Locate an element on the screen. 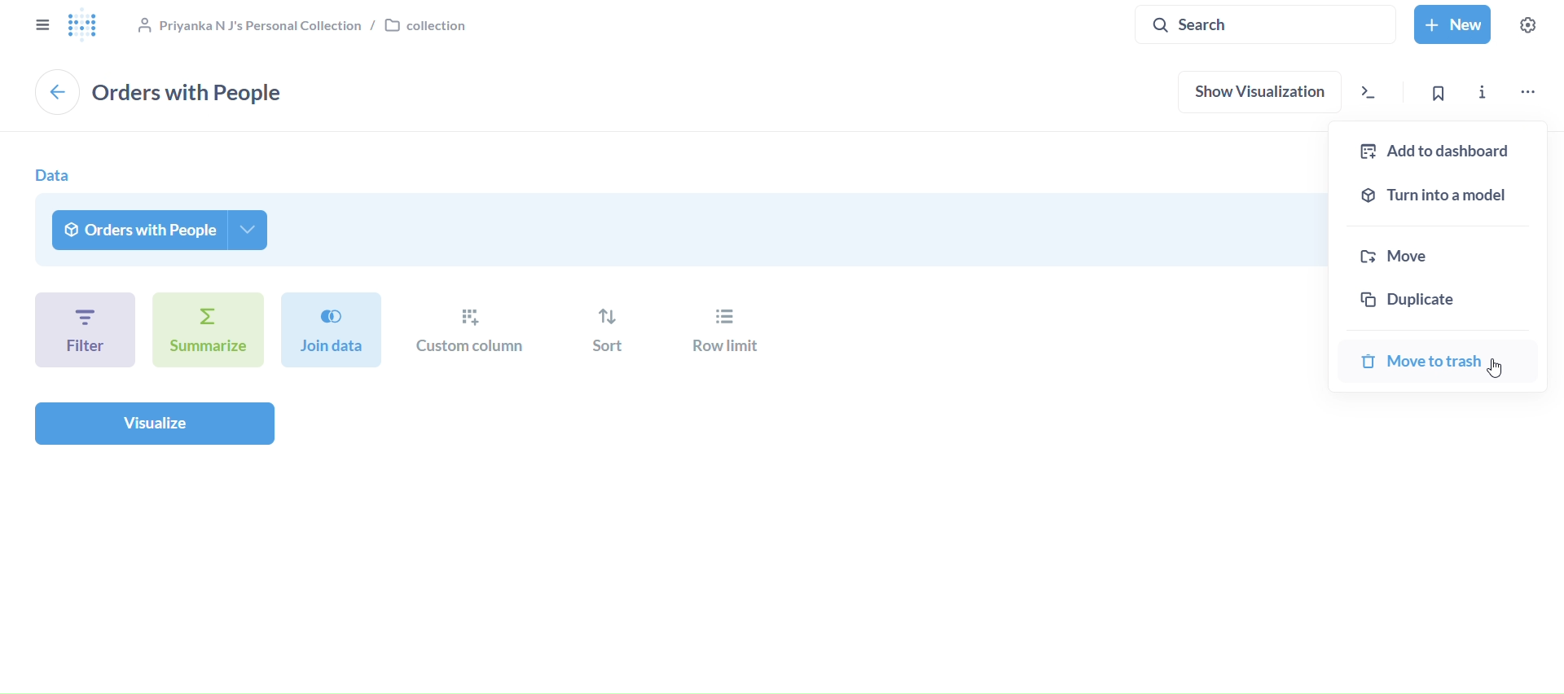 Image resolution: width=1564 pixels, height=694 pixels. duplicate is located at coordinates (1435, 307).